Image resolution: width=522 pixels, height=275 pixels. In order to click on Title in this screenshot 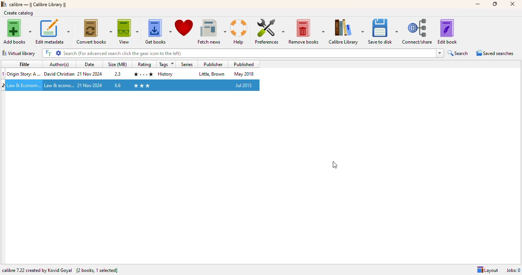, I will do `click(24, 85)`.